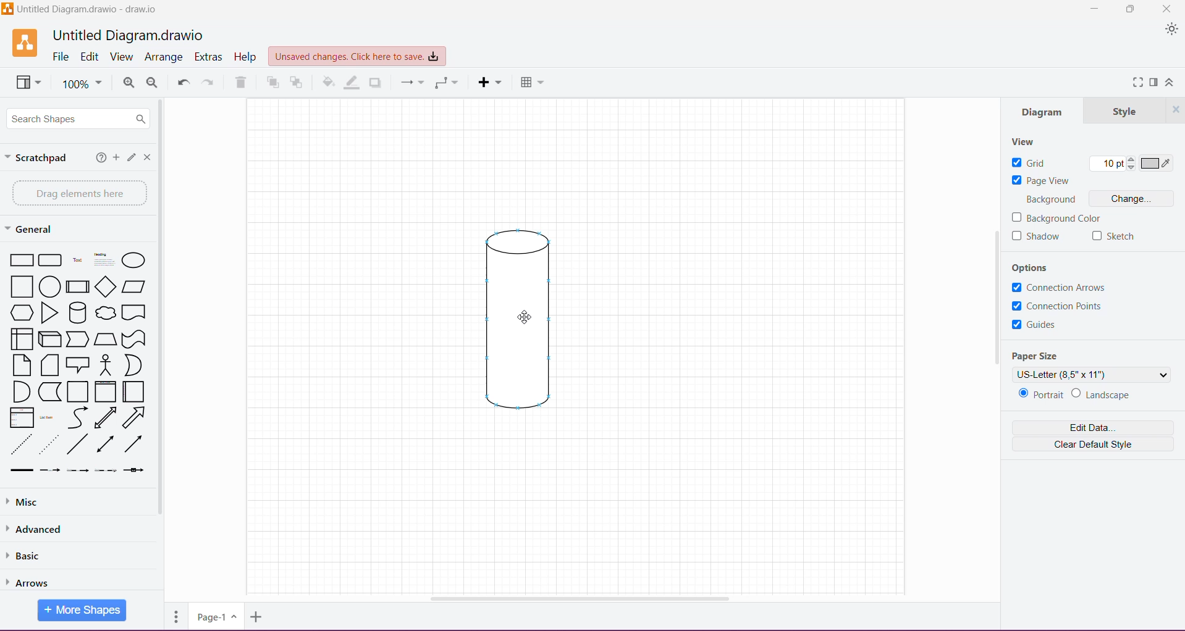 This screenshot has width=1185, height=631. Describe the element at coordinates (1037, 327) in the screenshot. I see `Guides` at that location.